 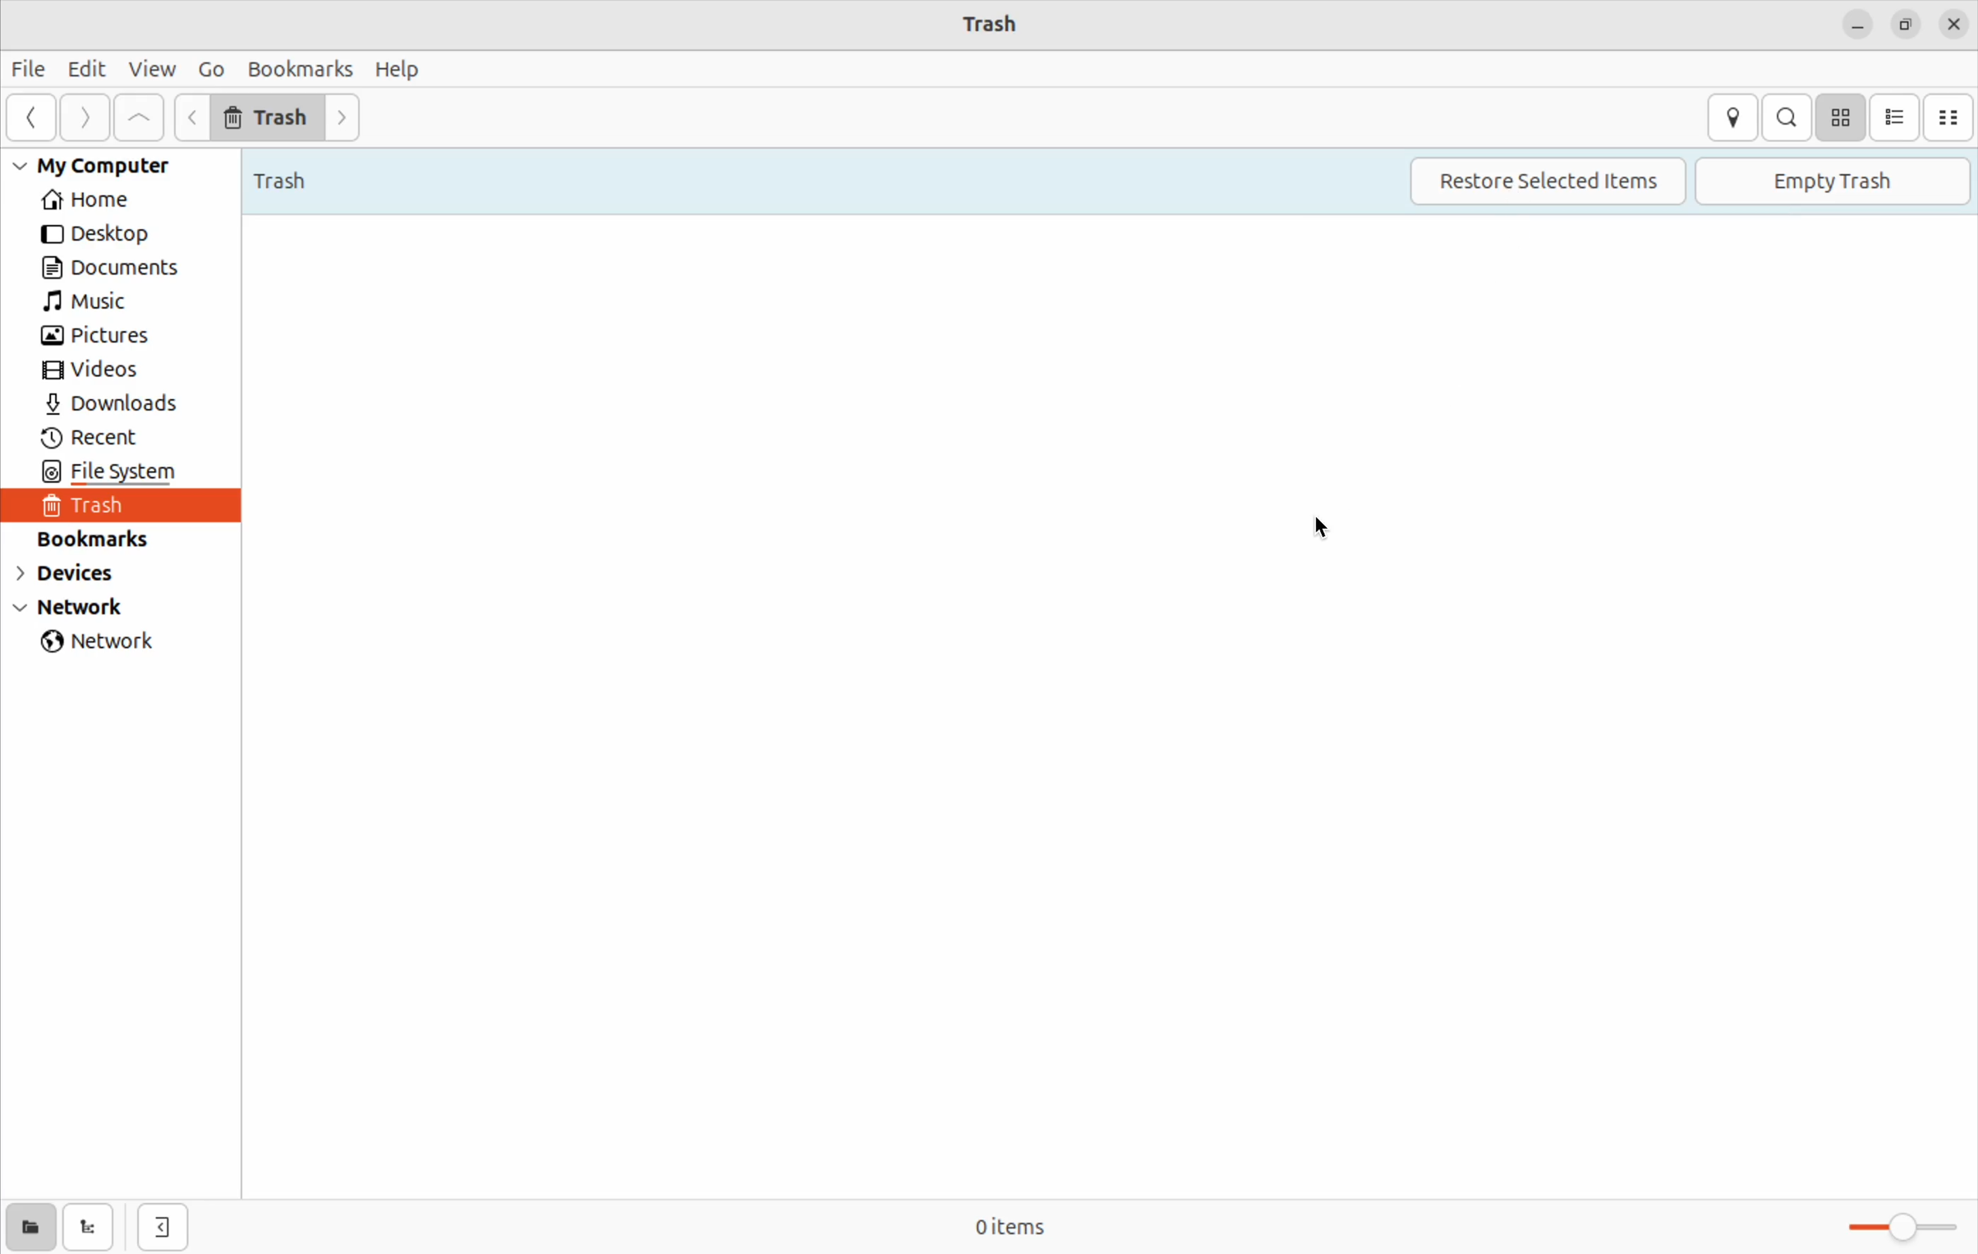 I want to click on music, so click(x=104, y=302).